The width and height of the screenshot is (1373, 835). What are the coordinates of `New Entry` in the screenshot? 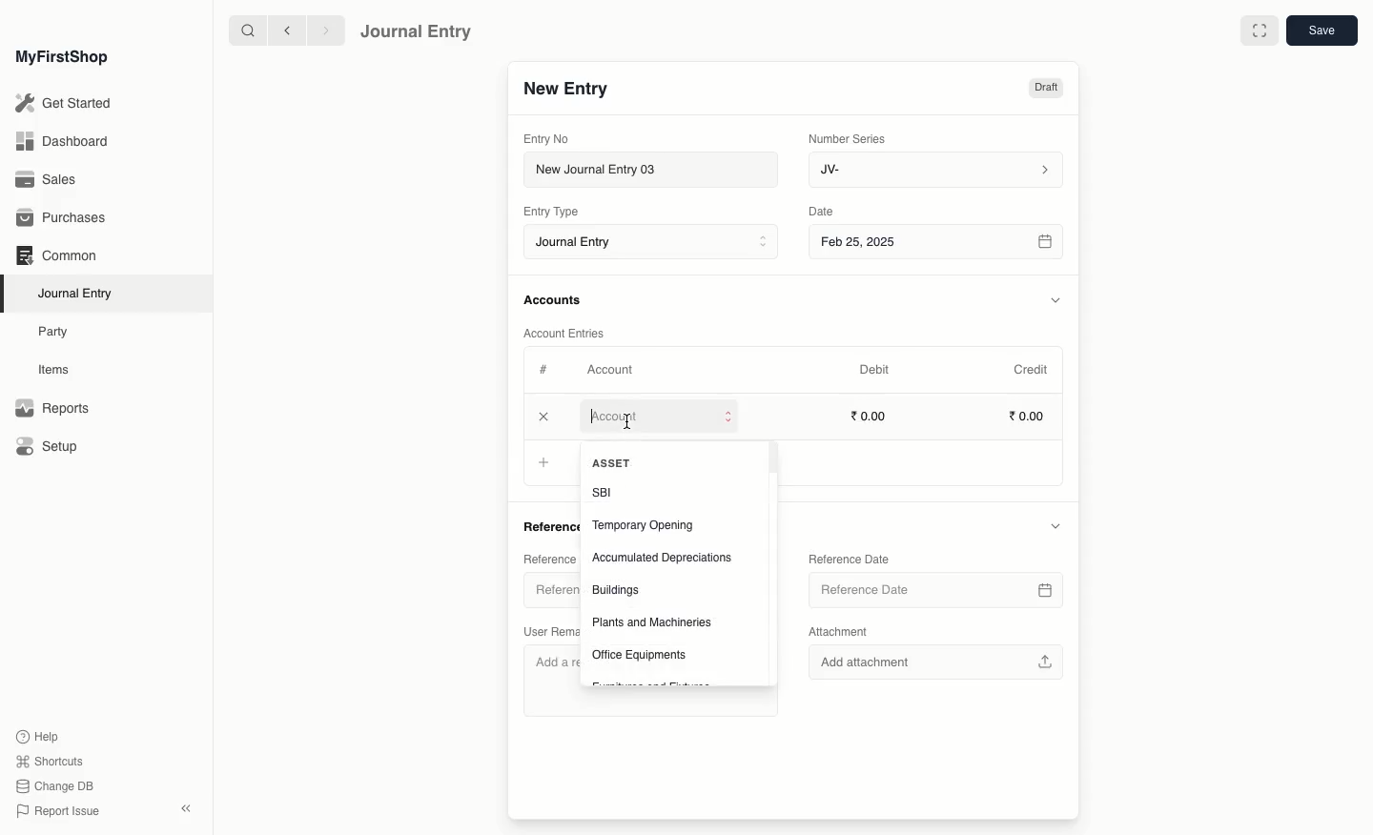 It's located at (565, 90).